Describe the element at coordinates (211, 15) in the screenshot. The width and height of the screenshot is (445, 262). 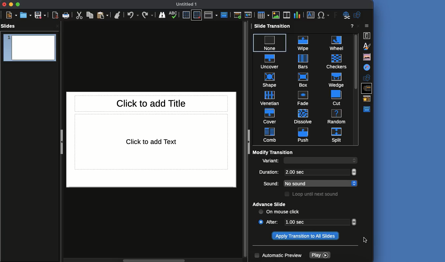
I see `Display views` at that location.